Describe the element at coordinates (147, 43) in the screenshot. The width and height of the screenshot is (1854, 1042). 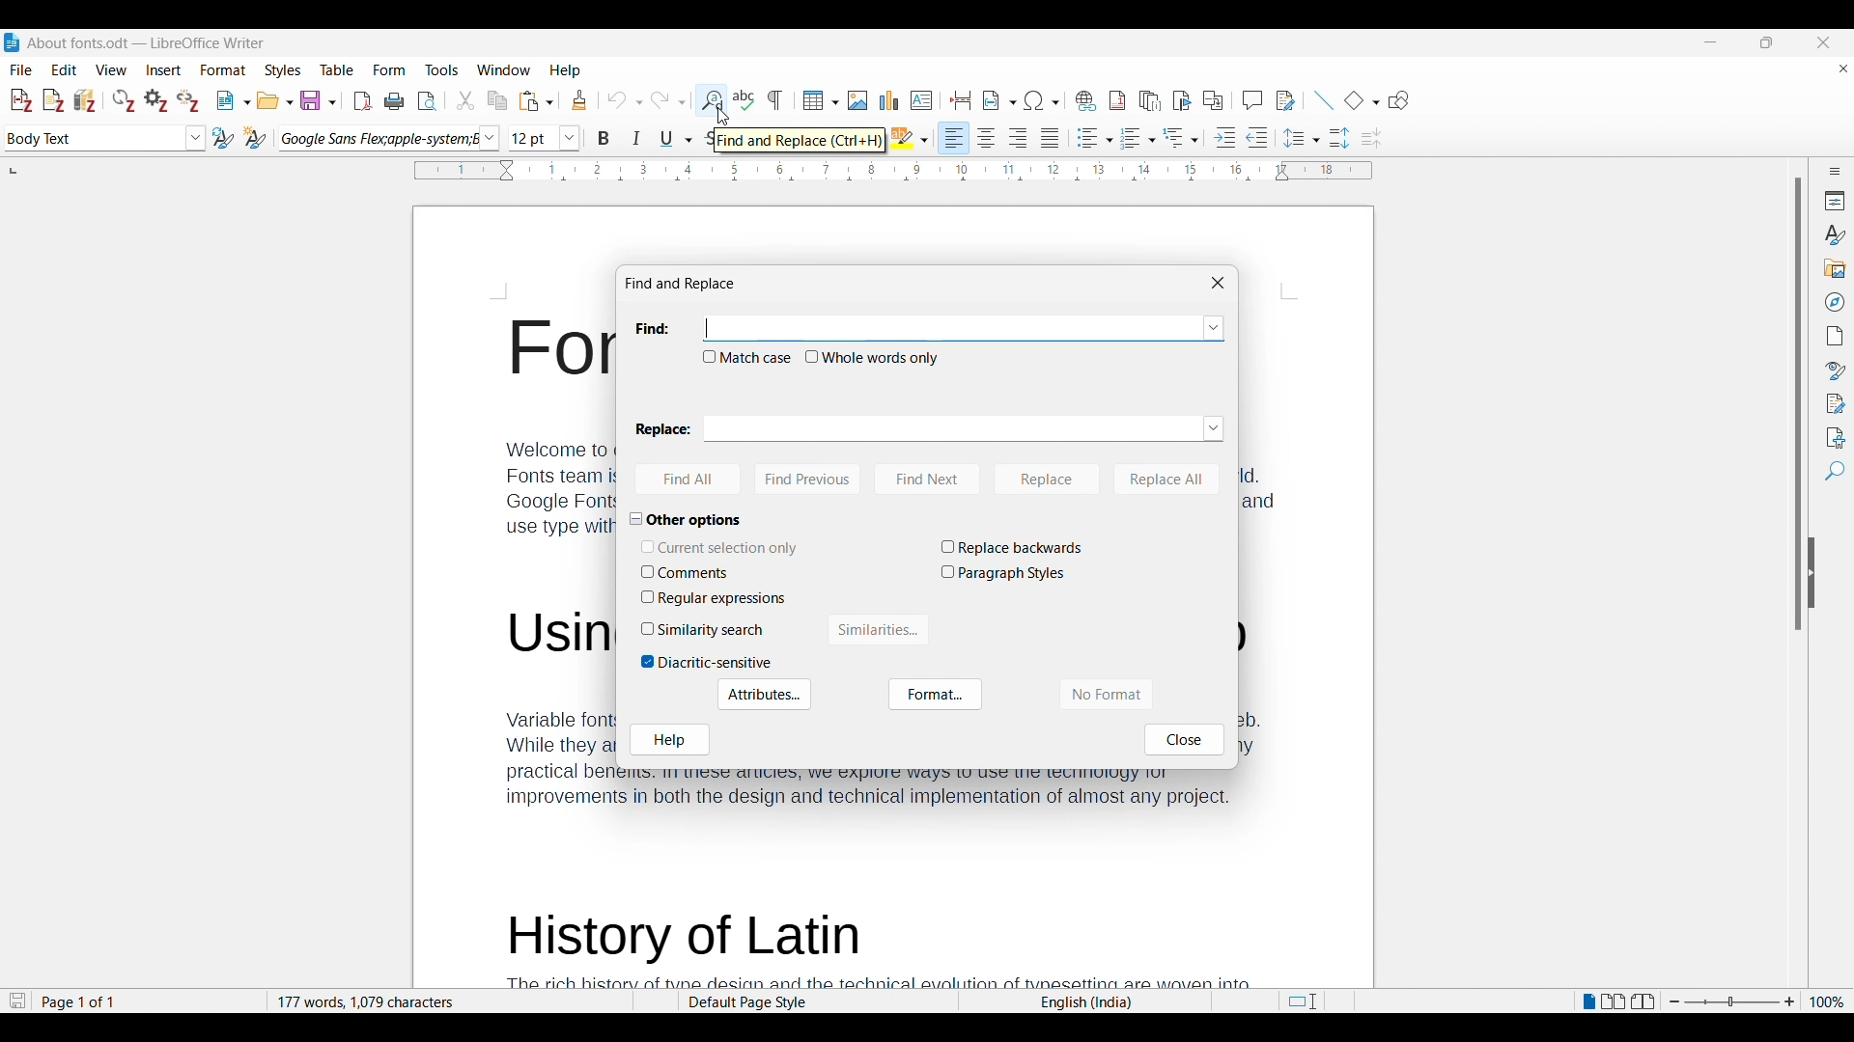
I see `Software and project name` at that location.